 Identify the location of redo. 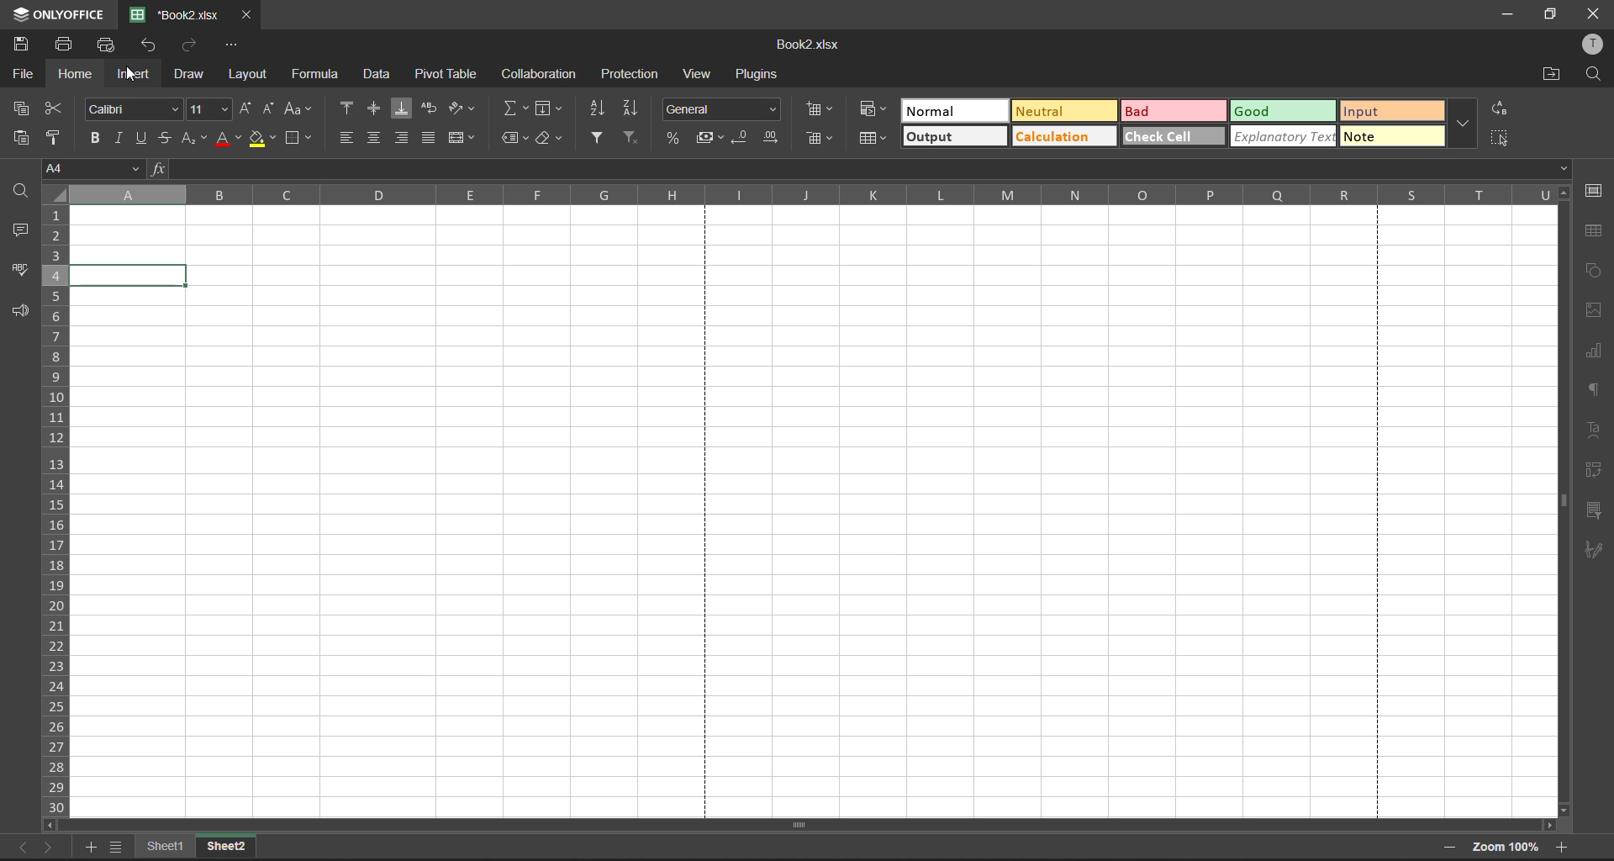
(190, 45).